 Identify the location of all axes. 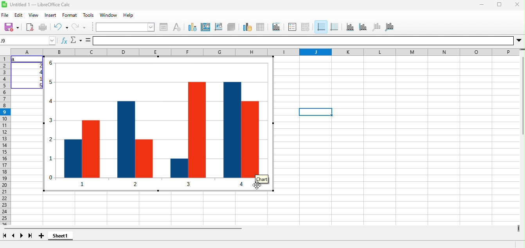
(389, 27).